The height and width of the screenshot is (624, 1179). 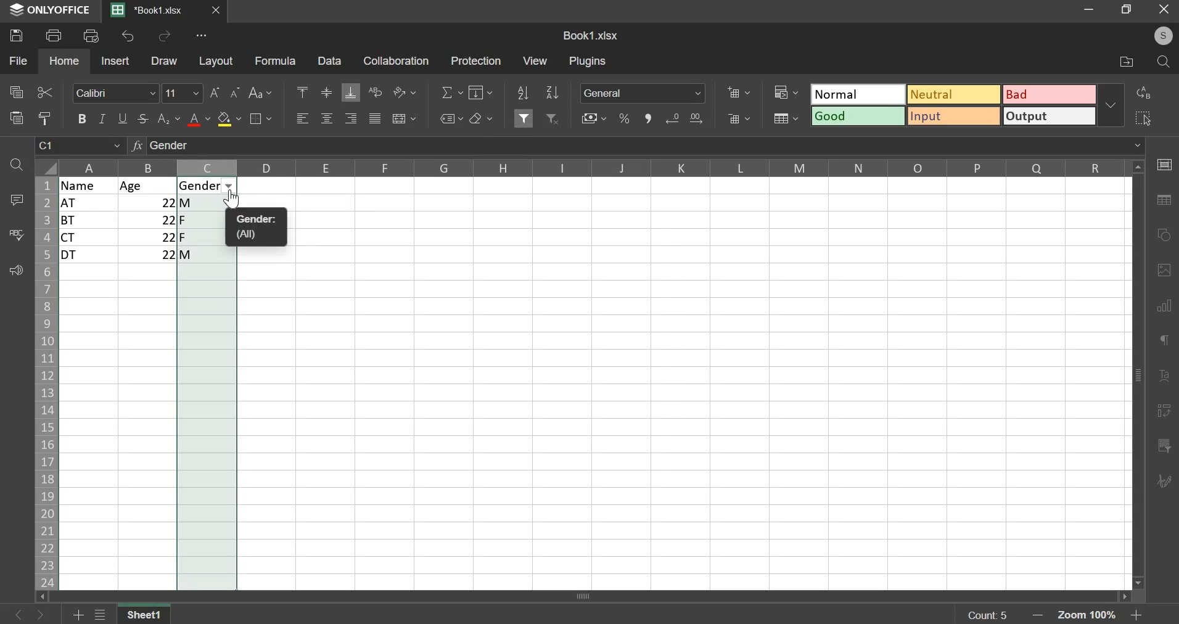 What do you see at coordinates (1144, 92) in the screenshot?
I see `replace` at bounding box center [1144, 92].